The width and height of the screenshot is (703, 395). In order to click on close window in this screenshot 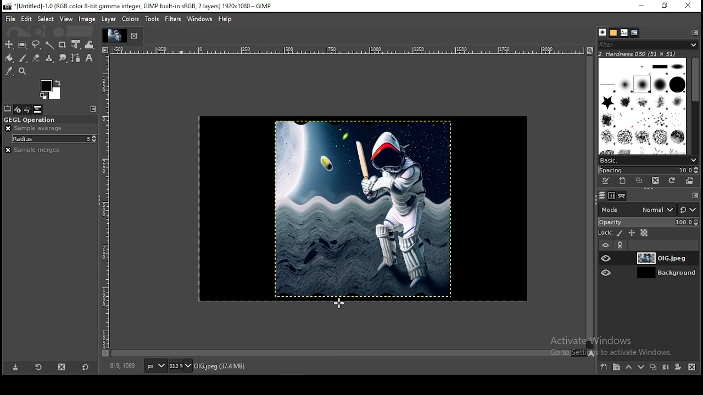, I will do `click(689, 6)`.